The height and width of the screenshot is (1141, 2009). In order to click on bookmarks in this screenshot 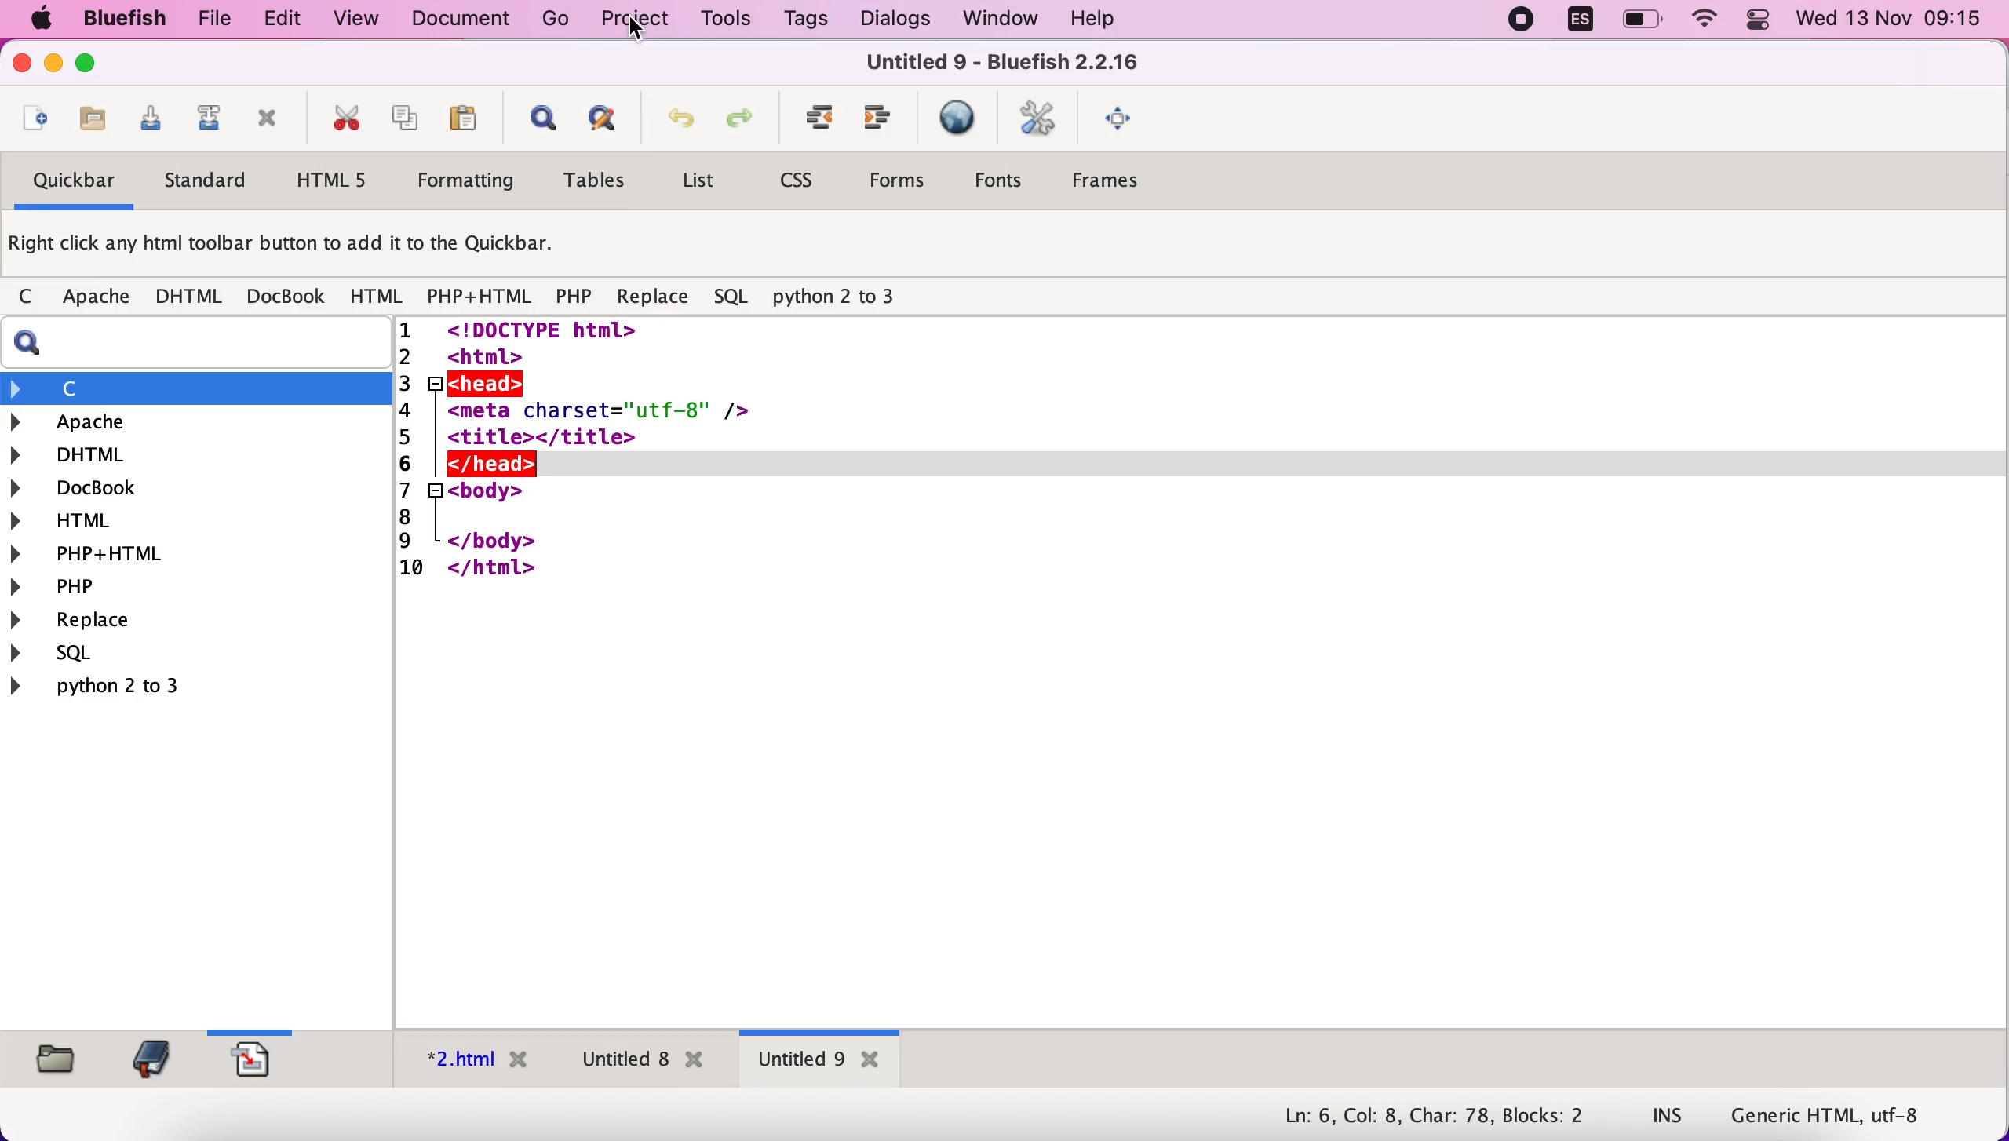, I will do `click(147, 1058)`.